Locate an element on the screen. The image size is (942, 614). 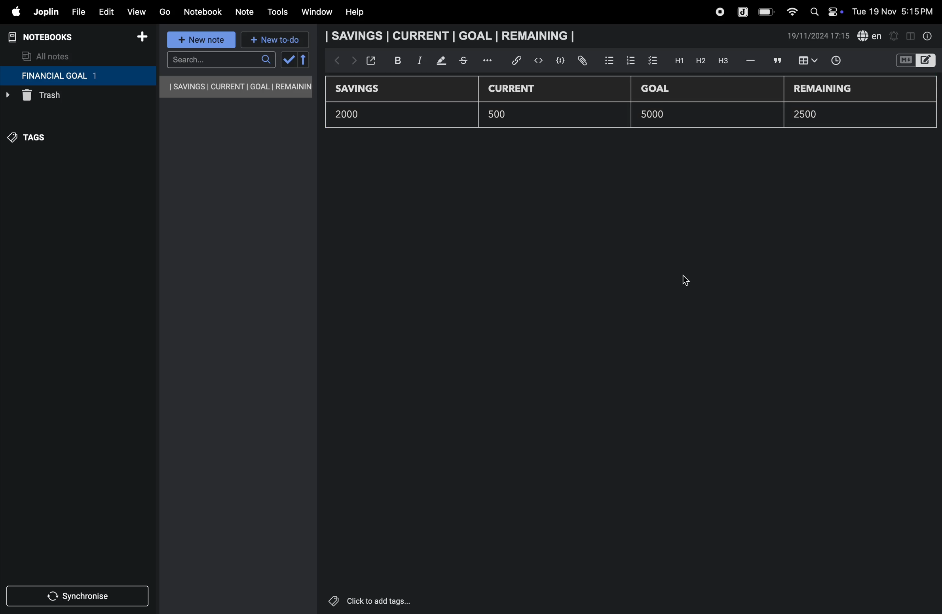
check is located at coordinates (288, 60).